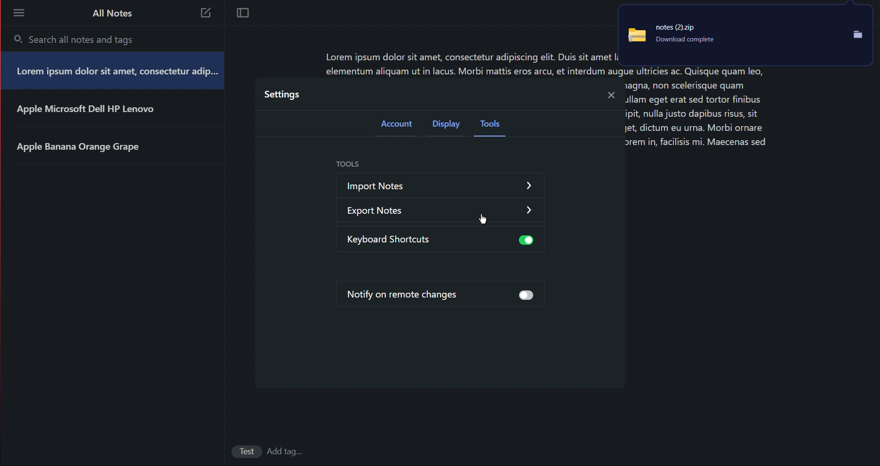 This screenshot has height=466, width=880. Describe the element at coordinates (528, 209) in the screenshot. I see `dropdown` at that location.